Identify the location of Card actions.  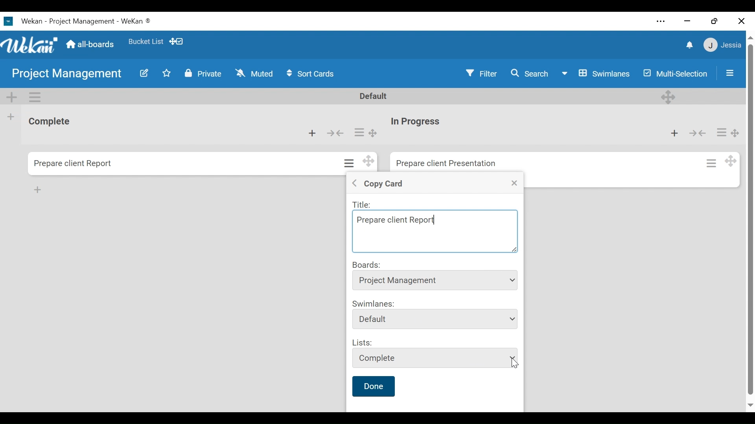
(711, 161).